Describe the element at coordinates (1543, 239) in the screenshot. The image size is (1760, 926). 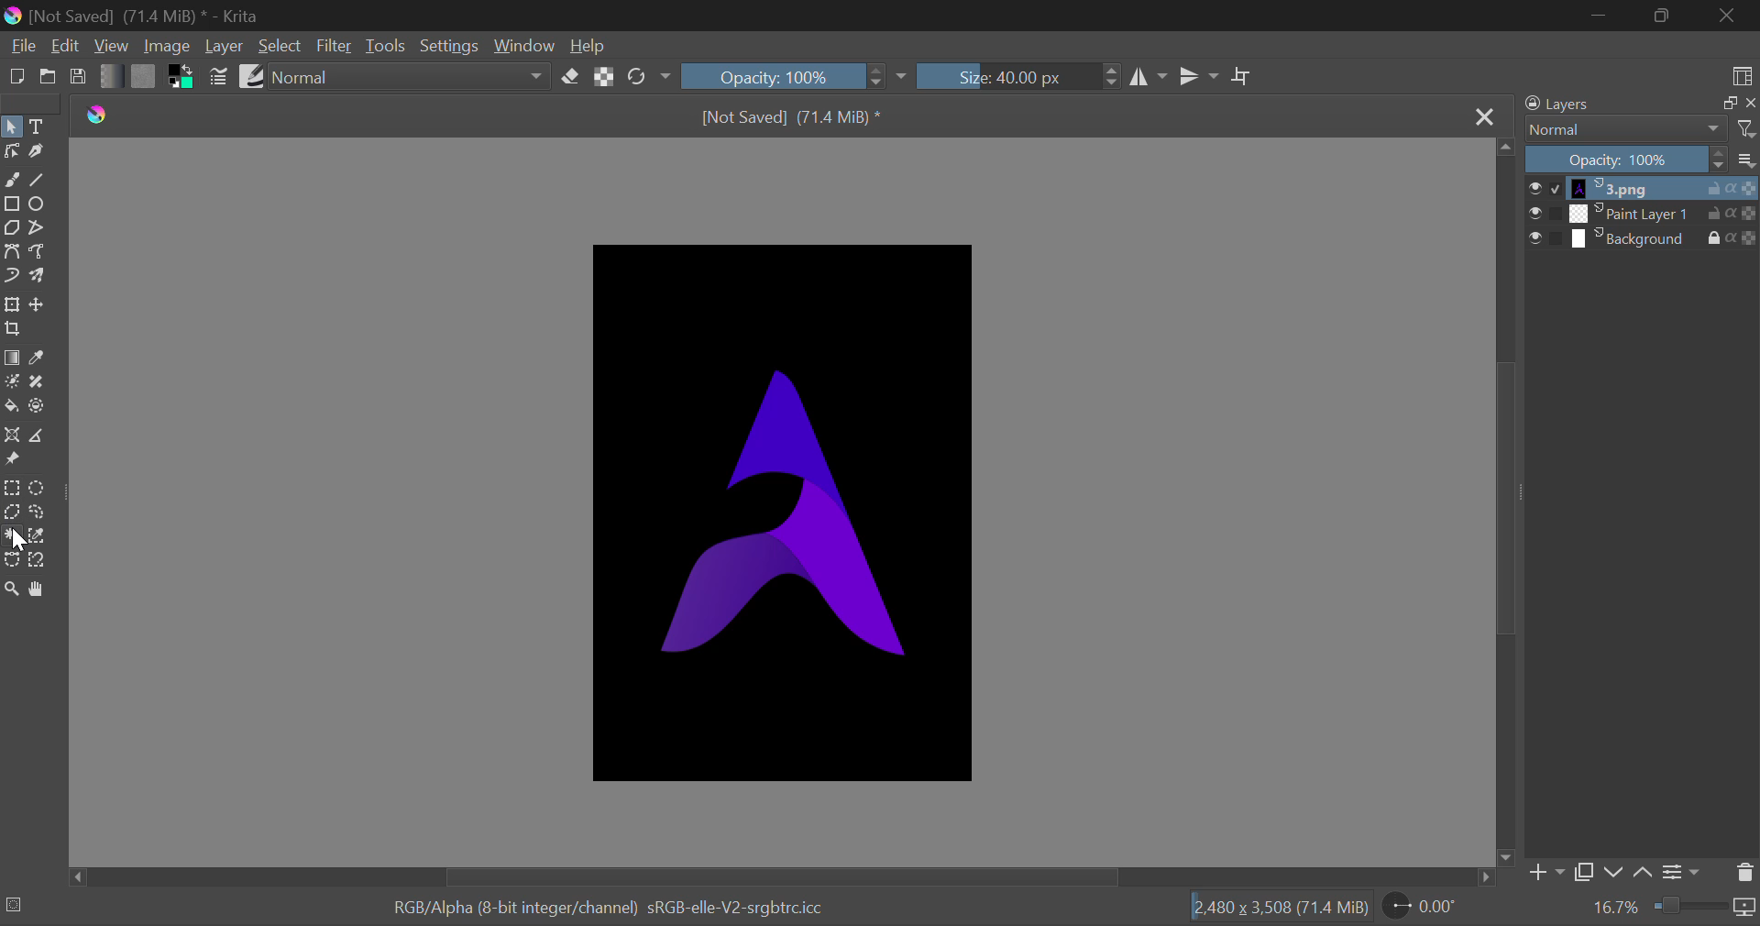
I see `checkbox` at that location.